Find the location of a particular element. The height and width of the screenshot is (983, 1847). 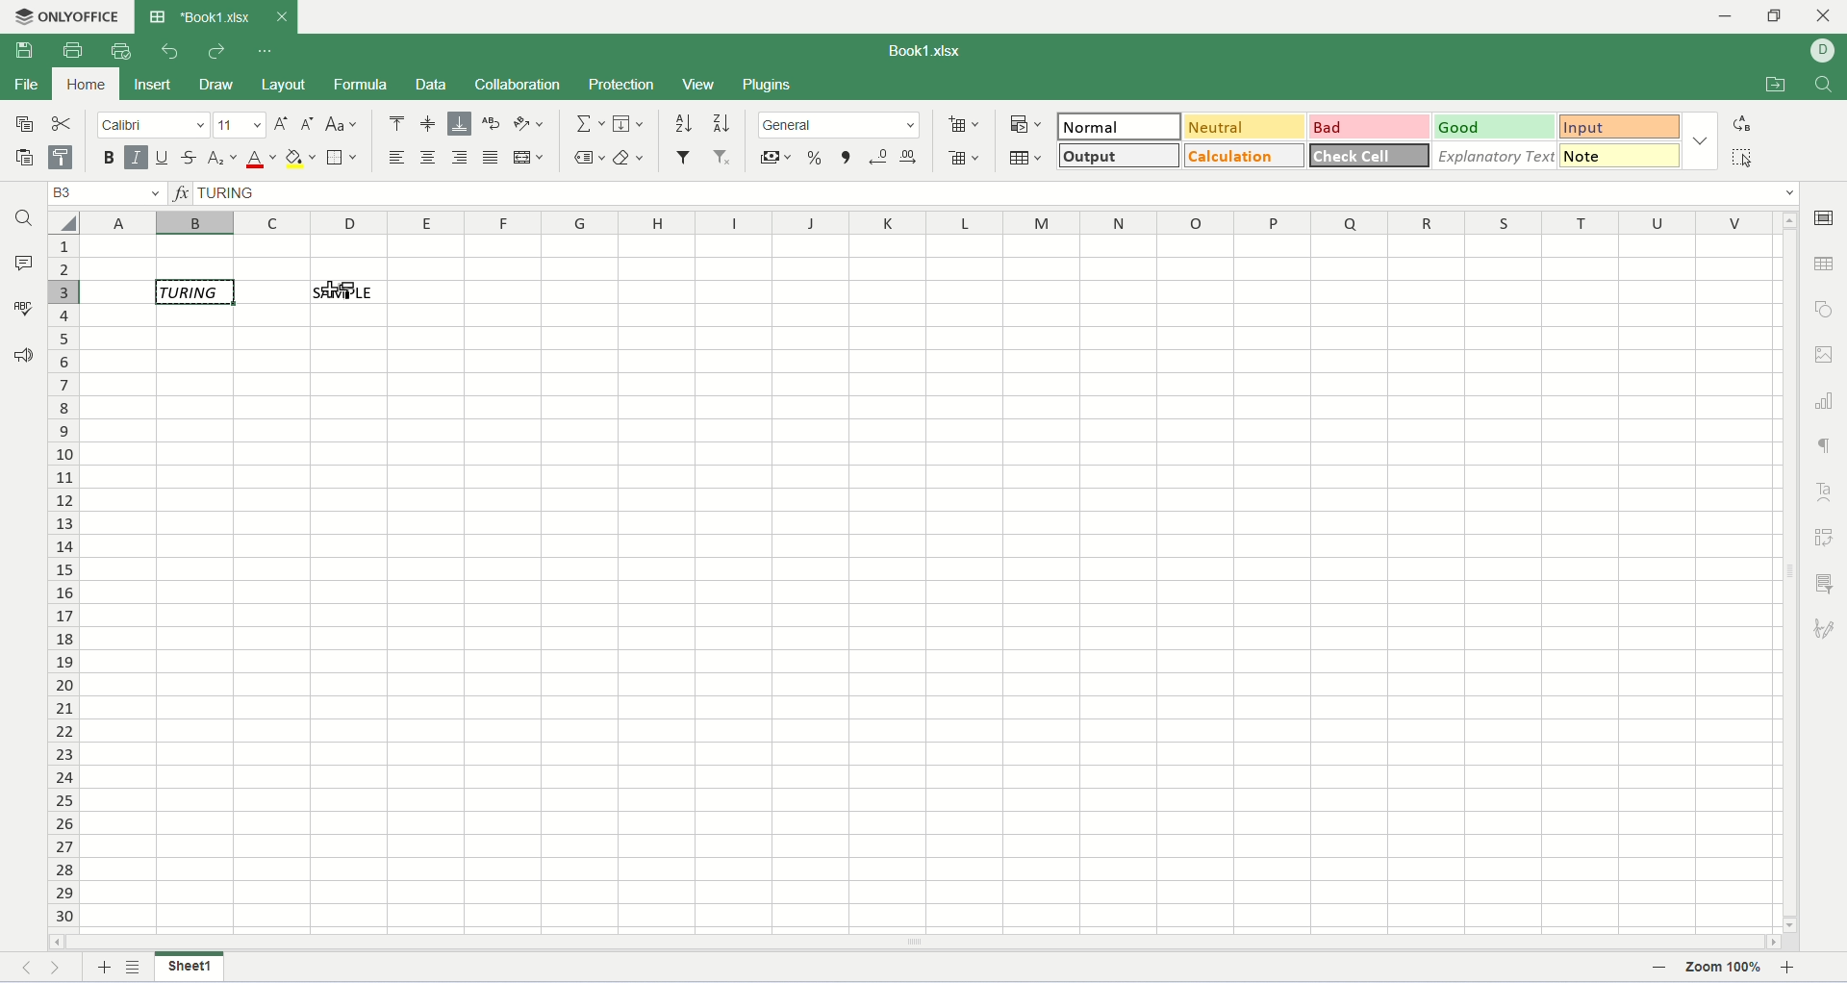

justified is located at coordinates (492, 157).